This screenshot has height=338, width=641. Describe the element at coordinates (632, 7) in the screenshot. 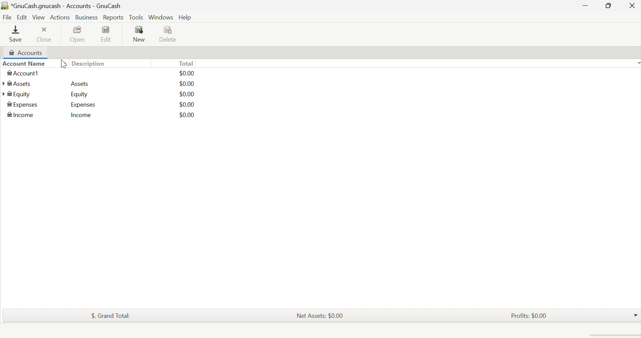

I see `Close` at that location.